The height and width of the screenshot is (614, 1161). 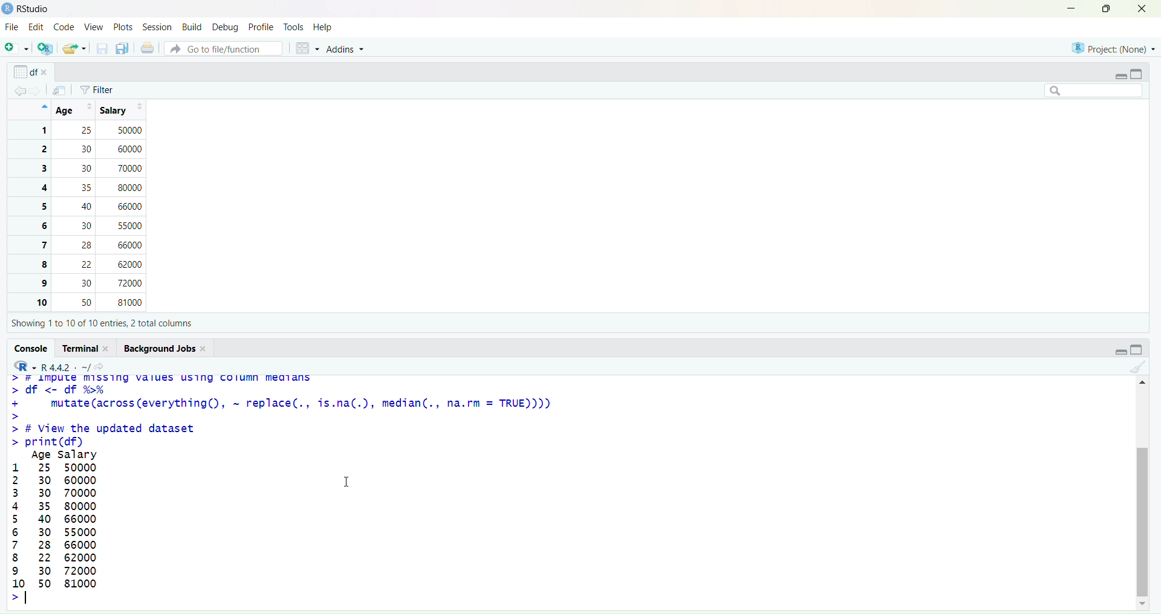 I want to click on forward, so click(x=39, y=91).